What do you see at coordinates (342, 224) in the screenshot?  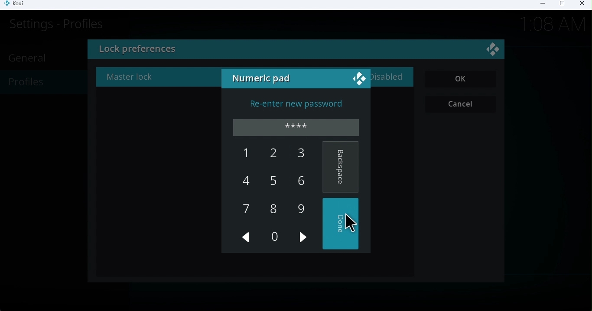 I see `Done` at bounding box center [342, 224].